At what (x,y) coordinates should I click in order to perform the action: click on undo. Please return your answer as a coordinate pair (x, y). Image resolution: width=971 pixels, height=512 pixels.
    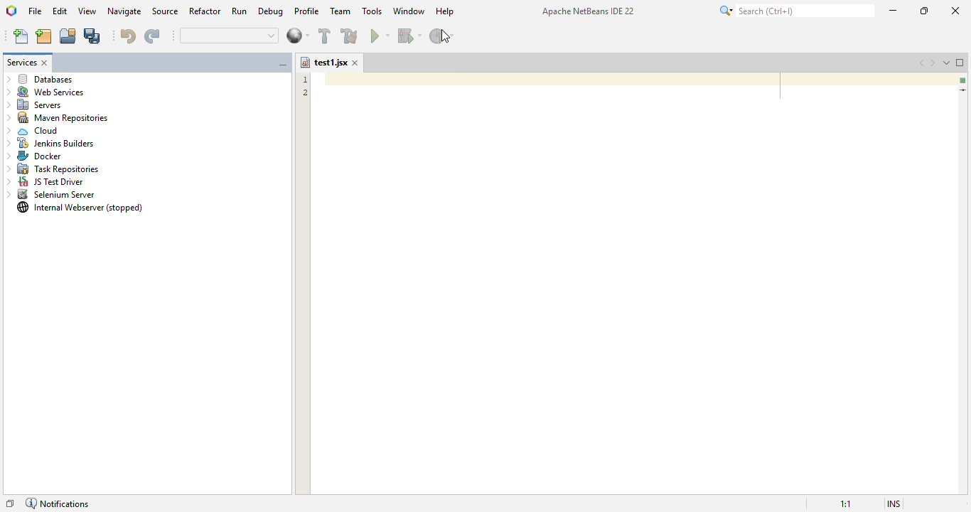
    Looking at the image, I should click on (128, 36).